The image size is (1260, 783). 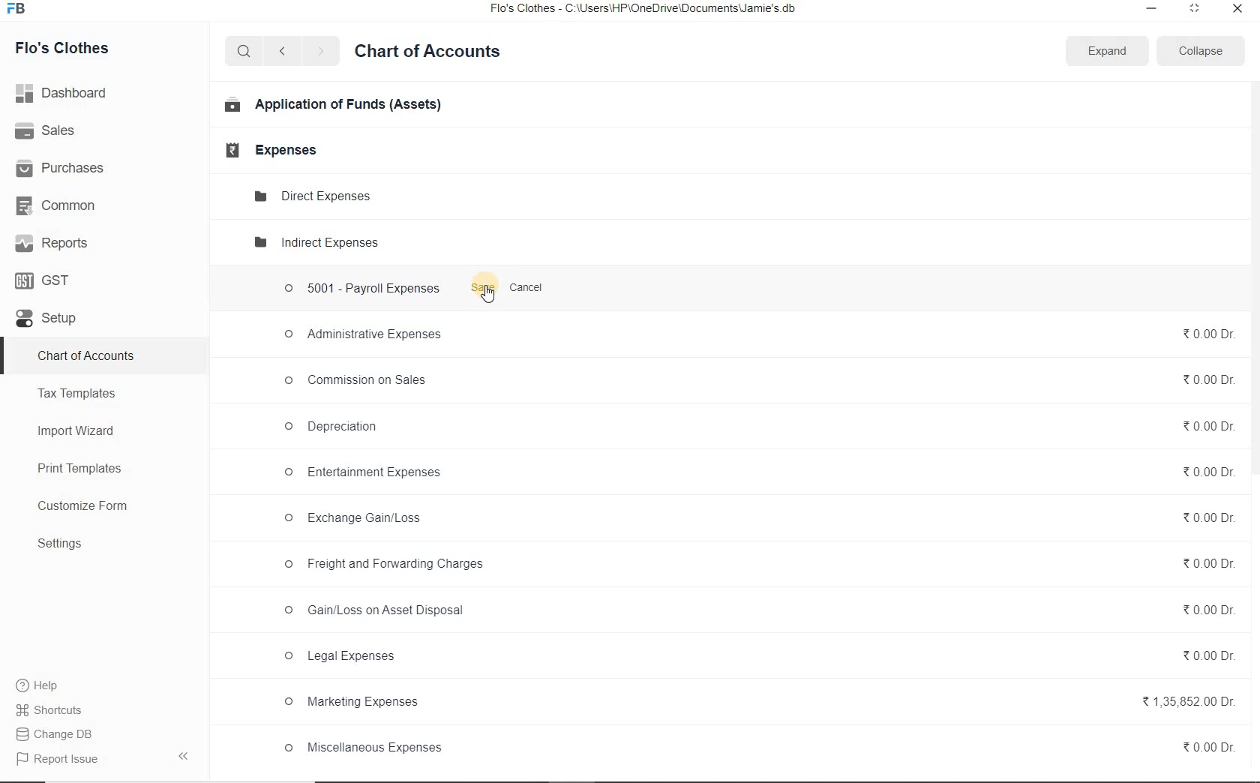 What do you see at coordinates (757, 519) in the screenshot?
I see `O Exchange Gain/Loss %0.000r.` at bounding box center [757, 519].